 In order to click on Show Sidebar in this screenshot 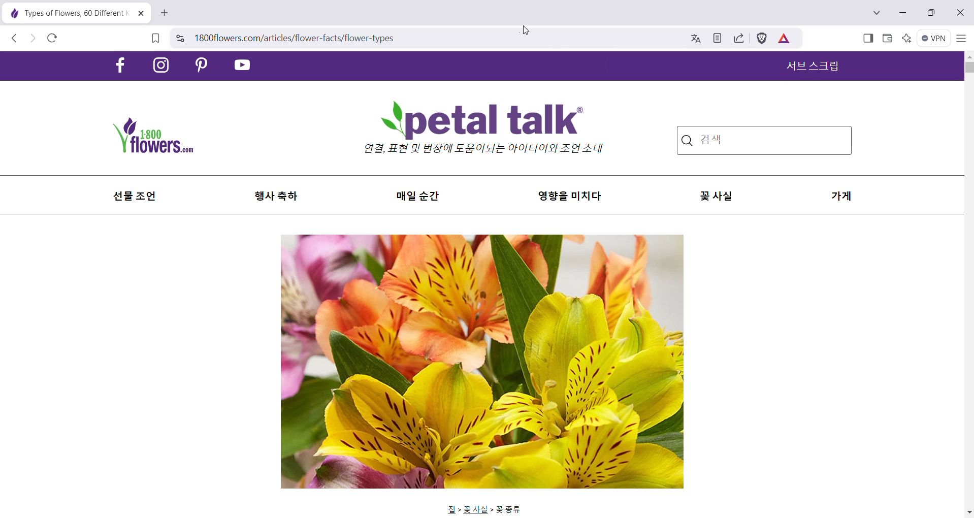, I will do `click(868, 39)`.